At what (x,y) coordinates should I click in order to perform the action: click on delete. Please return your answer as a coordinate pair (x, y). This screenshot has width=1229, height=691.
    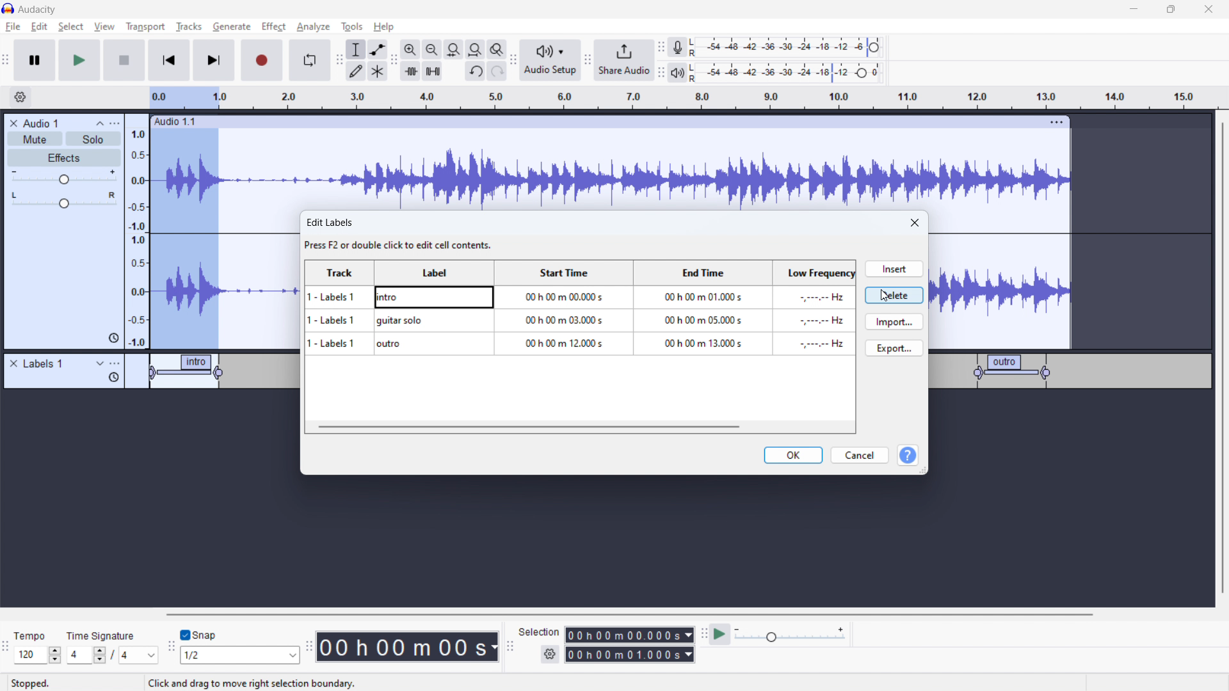
    Looking at the image, I should click on (894, 294).